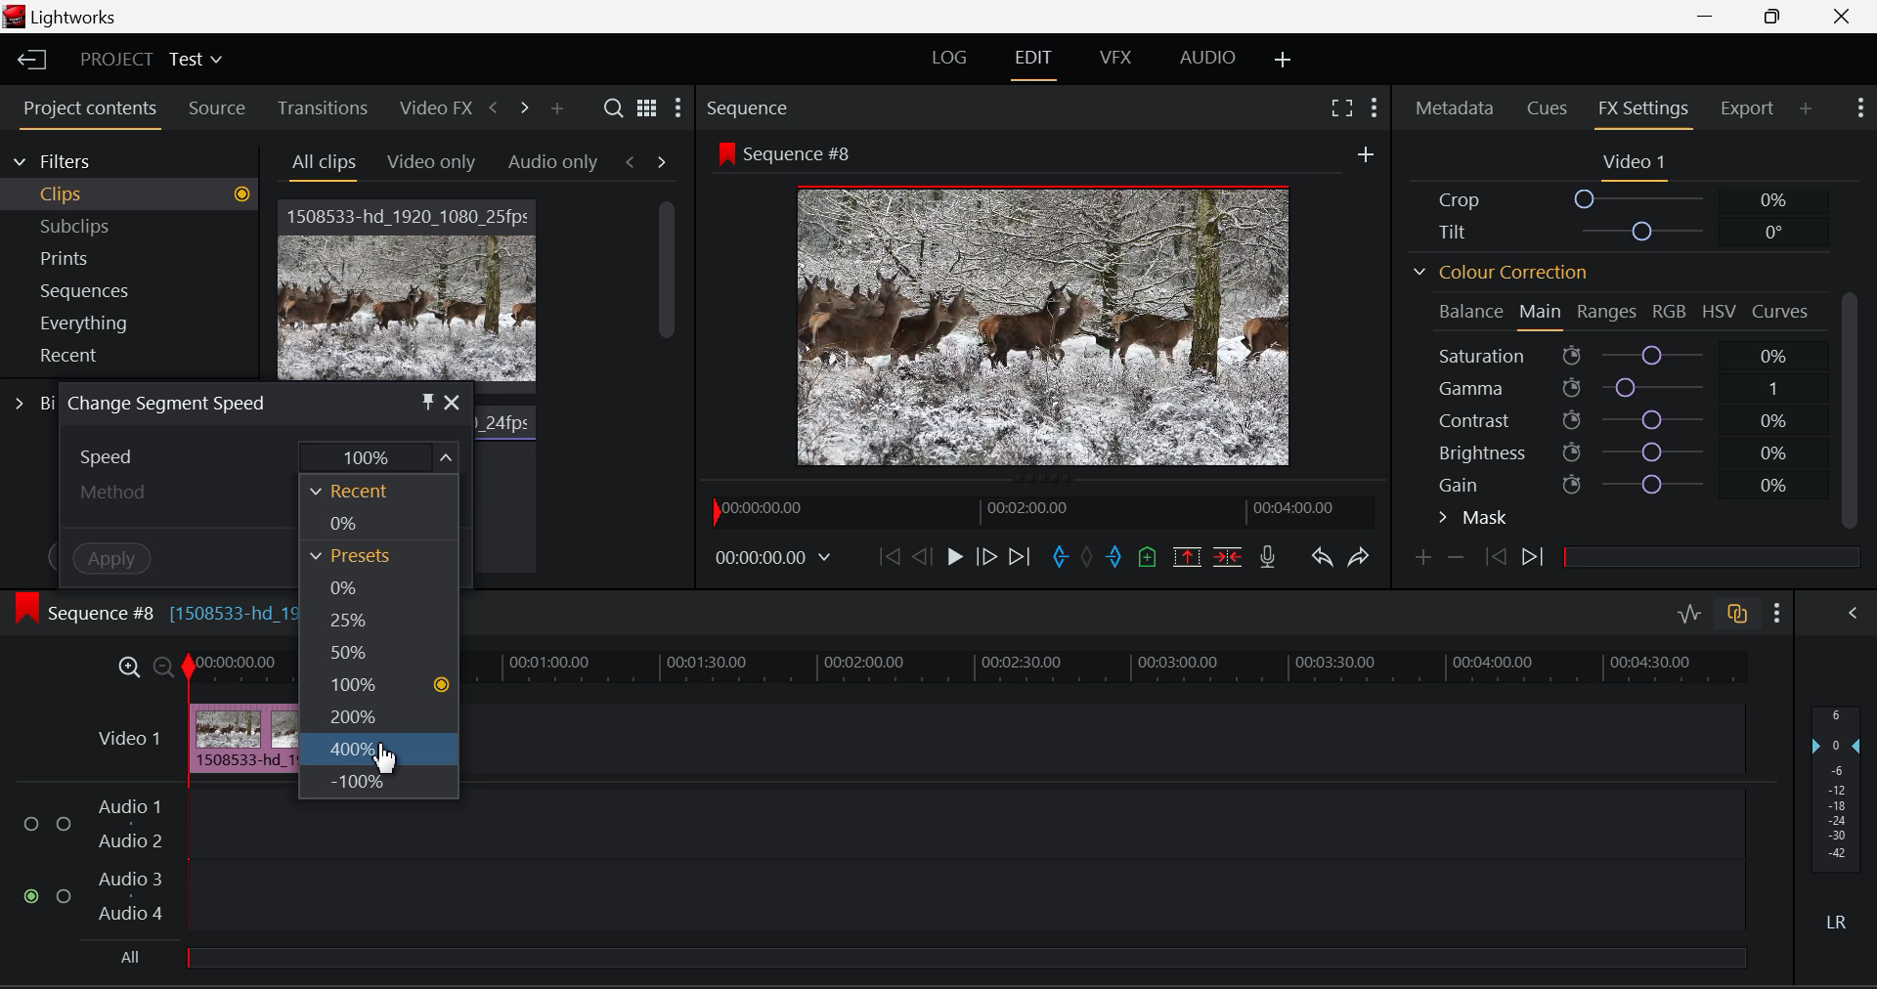 This screenshot has width=1877, height=989. What do you see at coordinates (1617, 421) in the screenshot?
I see `Contrast` at bounding box center [1617, 421].